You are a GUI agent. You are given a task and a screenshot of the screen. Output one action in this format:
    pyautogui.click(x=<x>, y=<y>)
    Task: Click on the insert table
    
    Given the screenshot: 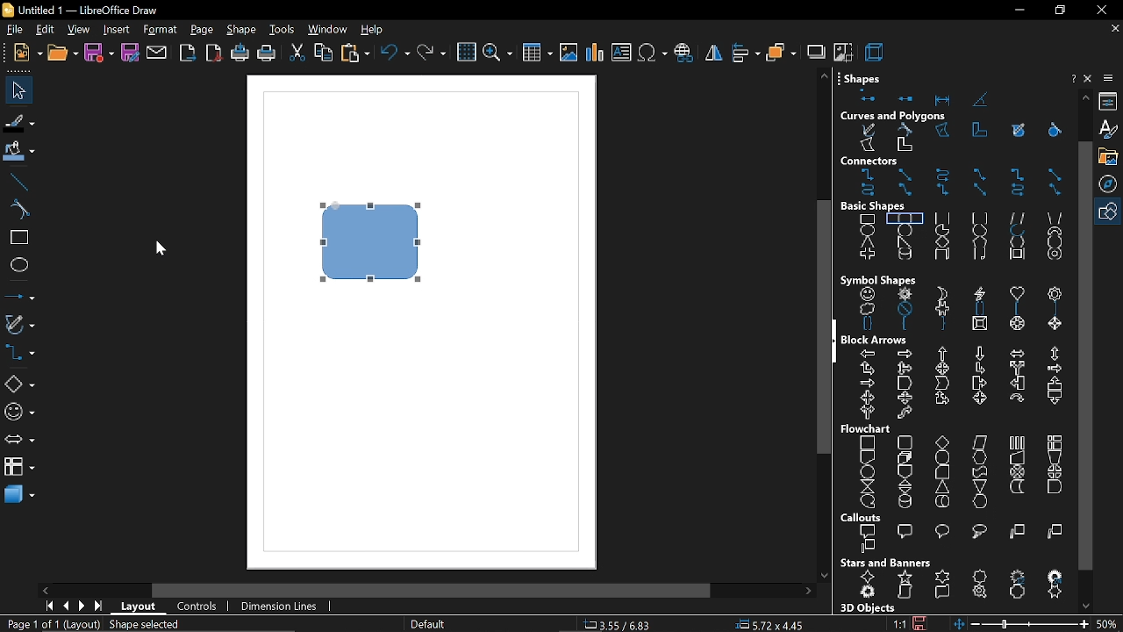 What is the action you would take?
    pyautogui.click(x=538, y=55)
    